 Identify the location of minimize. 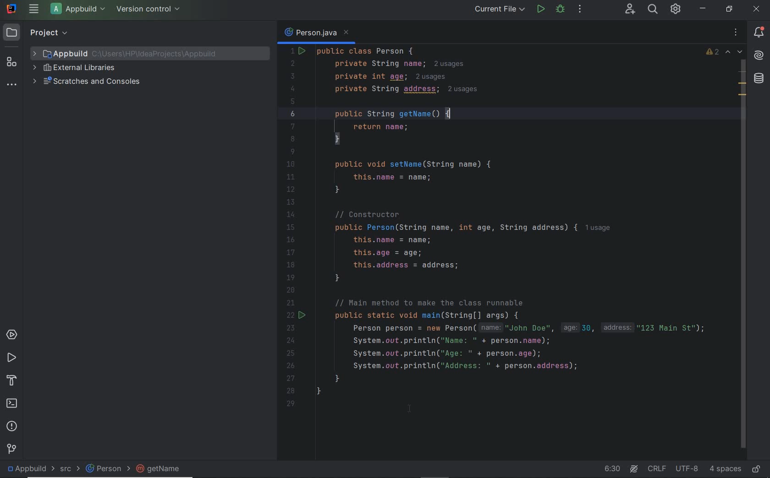
(703, 8).